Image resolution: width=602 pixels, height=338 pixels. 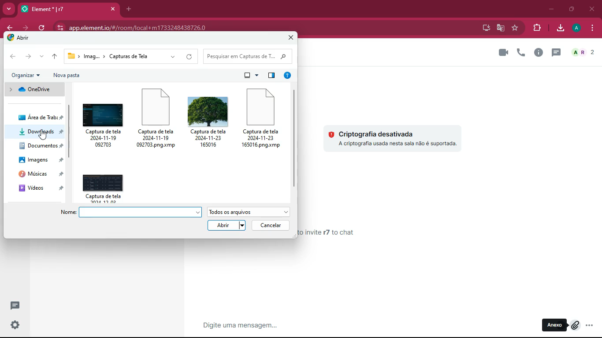 I want to click on musics, so click(x=41, y=174).